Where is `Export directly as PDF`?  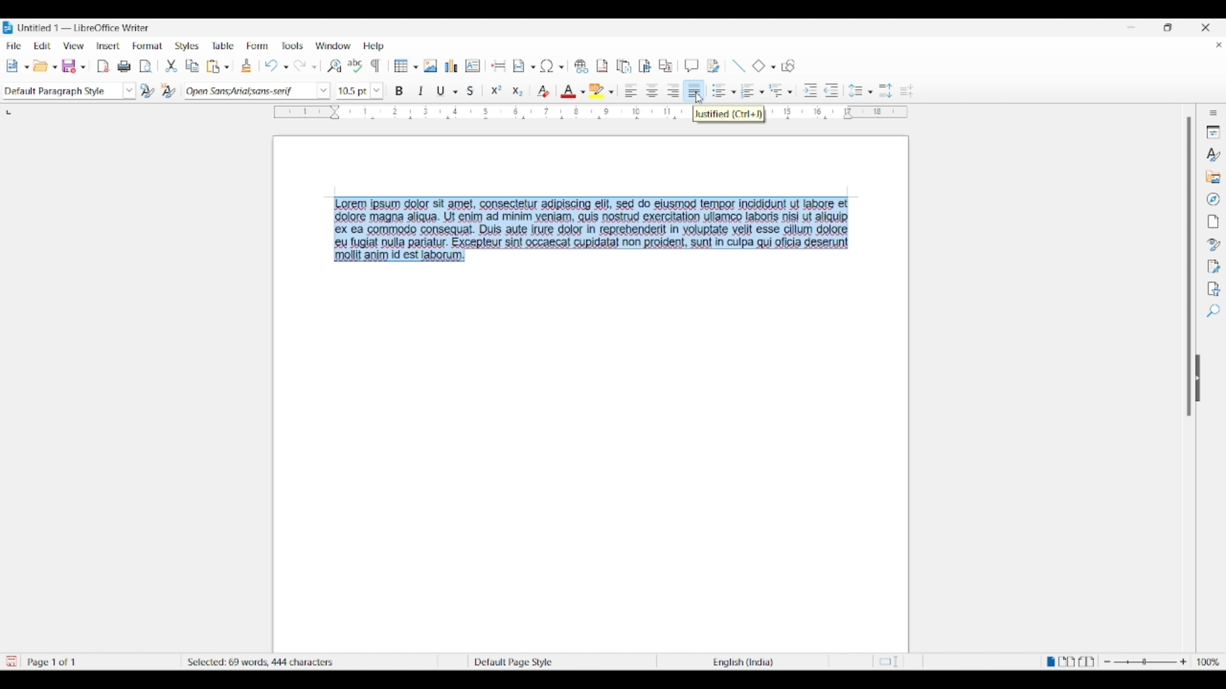 Export directly as PDF is located at coordinates (103, 66).